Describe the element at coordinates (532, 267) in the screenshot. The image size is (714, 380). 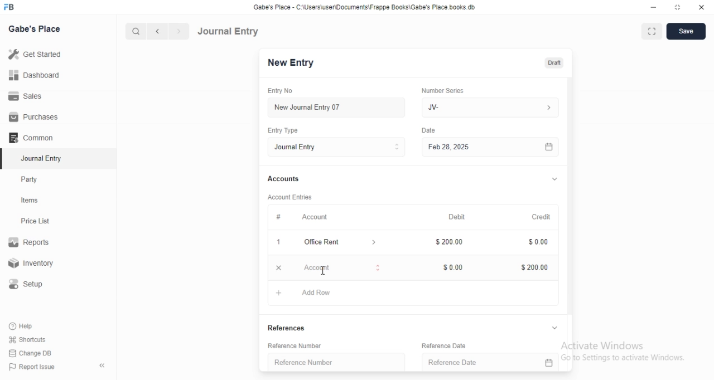
I see `$200.00` at that location.